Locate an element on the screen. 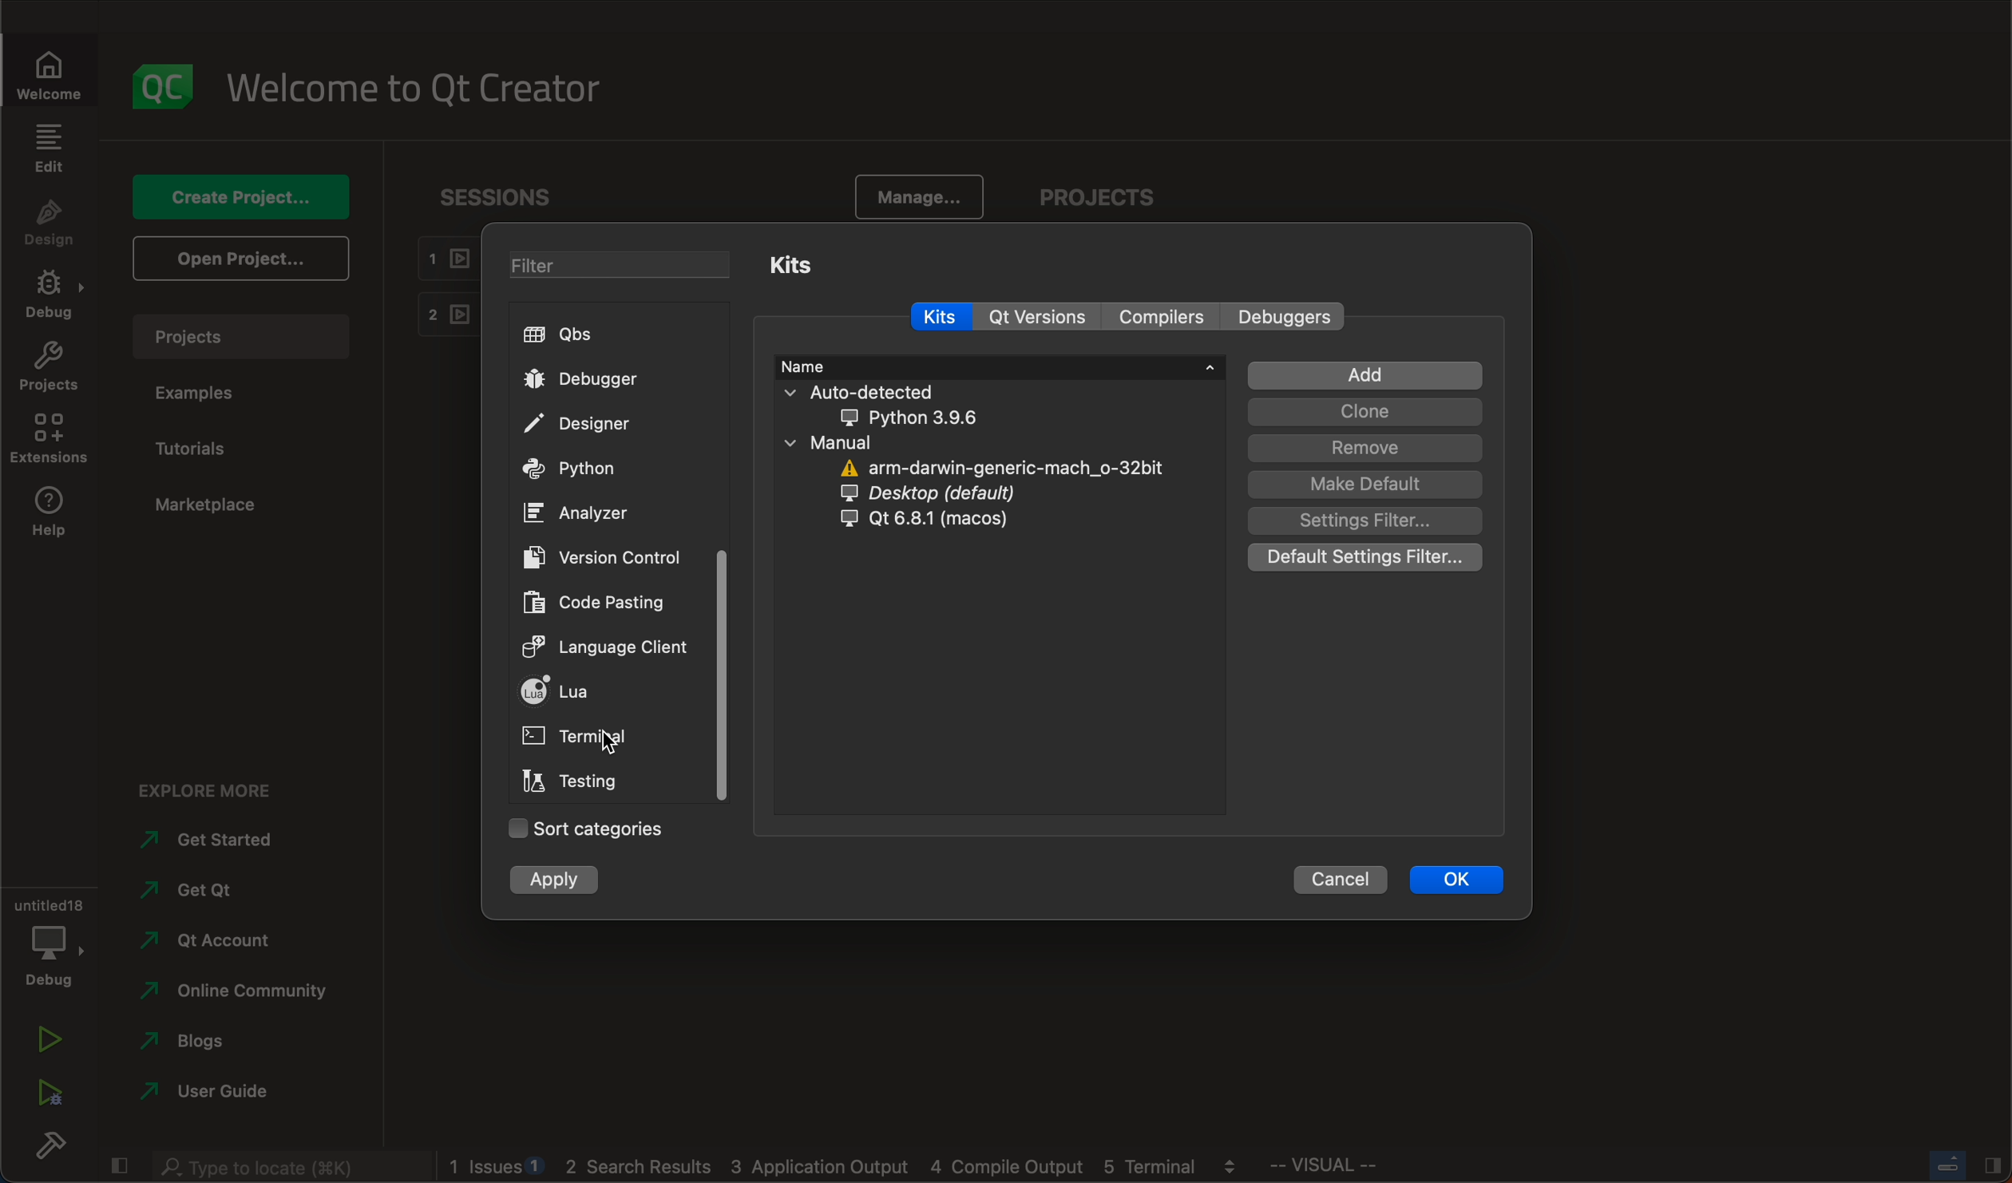 The image size is (2012, 1183). marketplace is located at coordinates (214, 508).